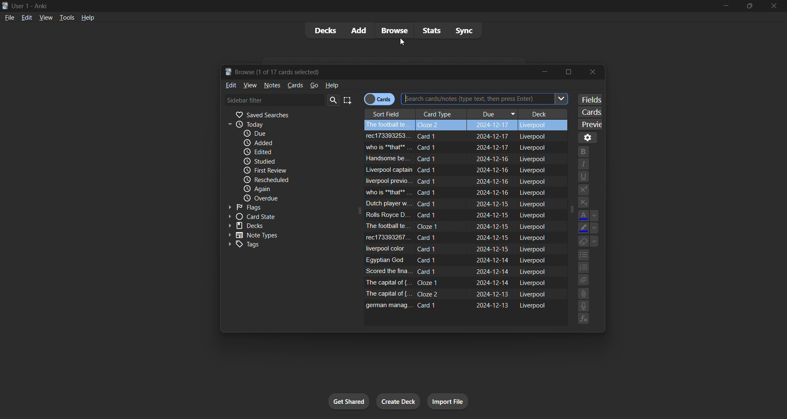 Image resolution: width=787 pixels, height=419 pixels. What do you see at coordinates (296, 86) in the screenshot?
I see `cards` at bounding box center [296, 86].